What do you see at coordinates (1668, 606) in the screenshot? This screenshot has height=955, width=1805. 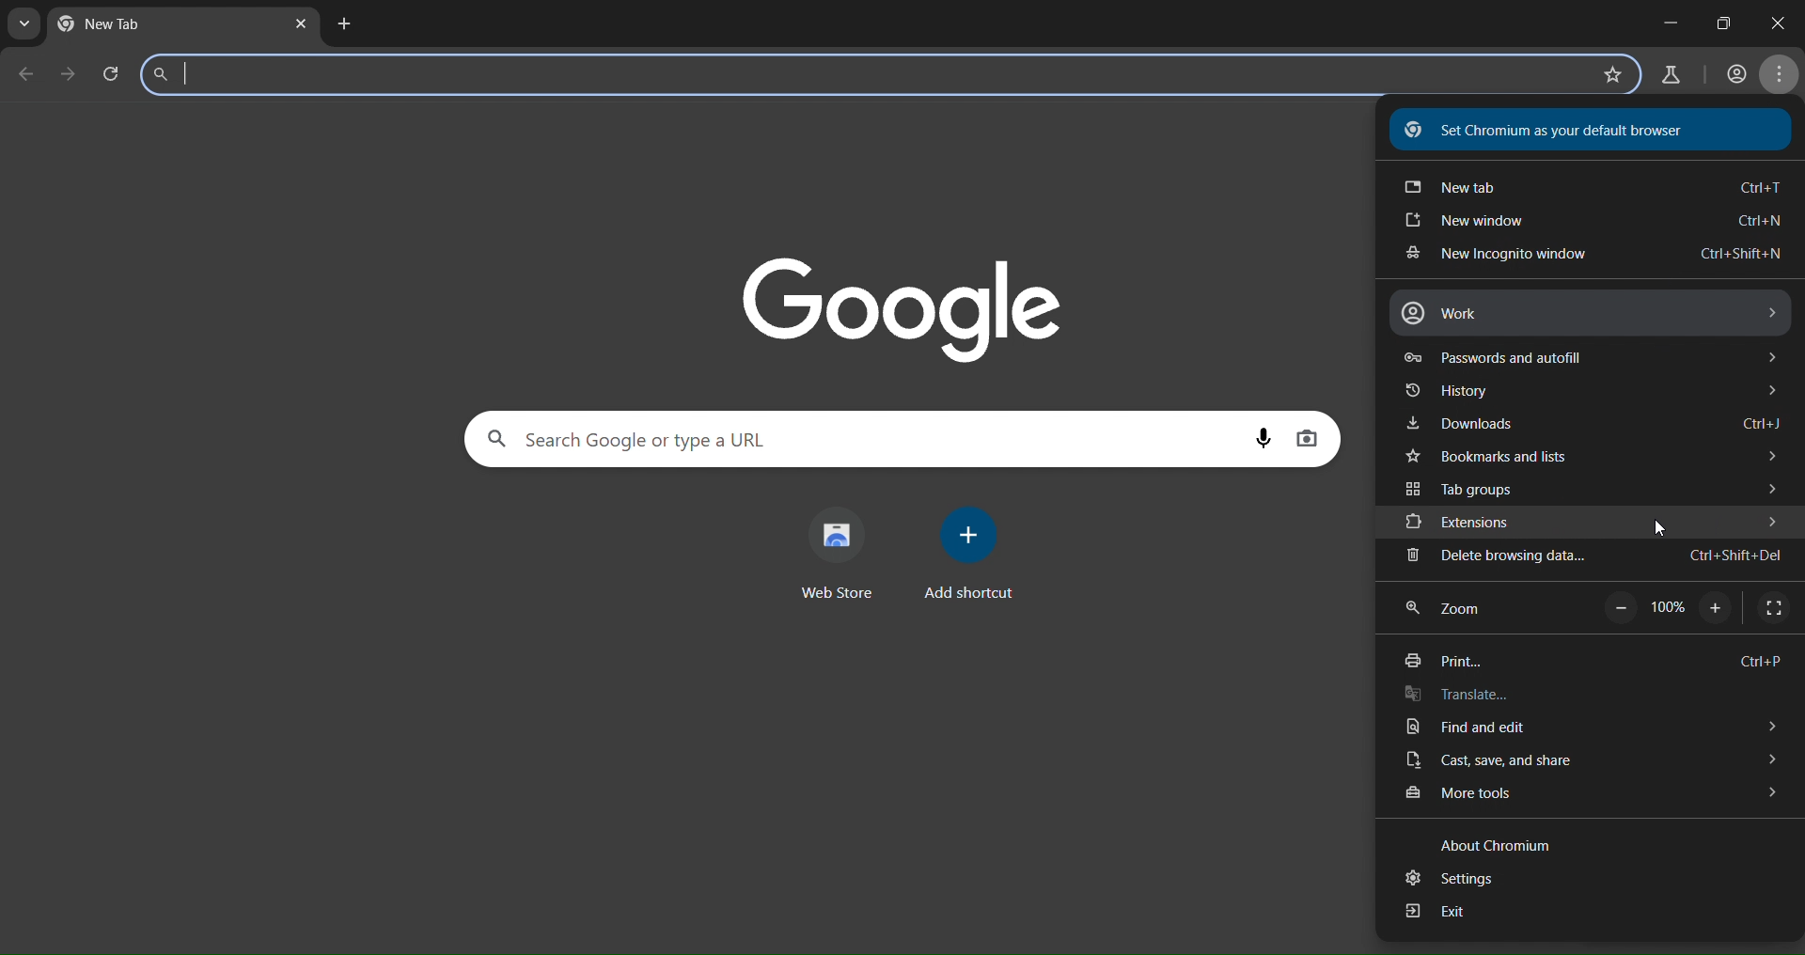 I see `100%` at bounding box center [1668, 606].